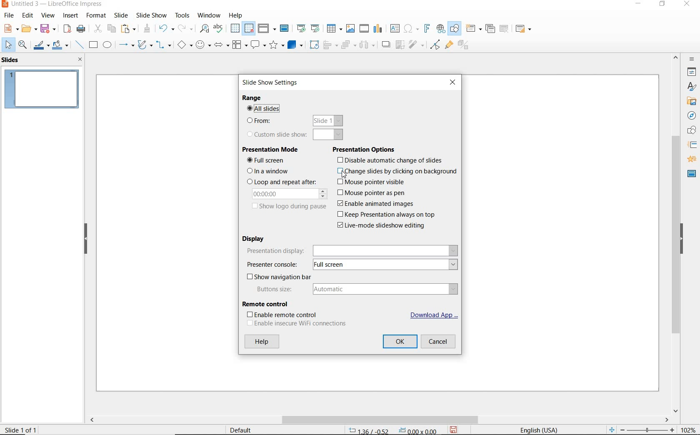  I want to click on DEFAULT, so click(243, 429).